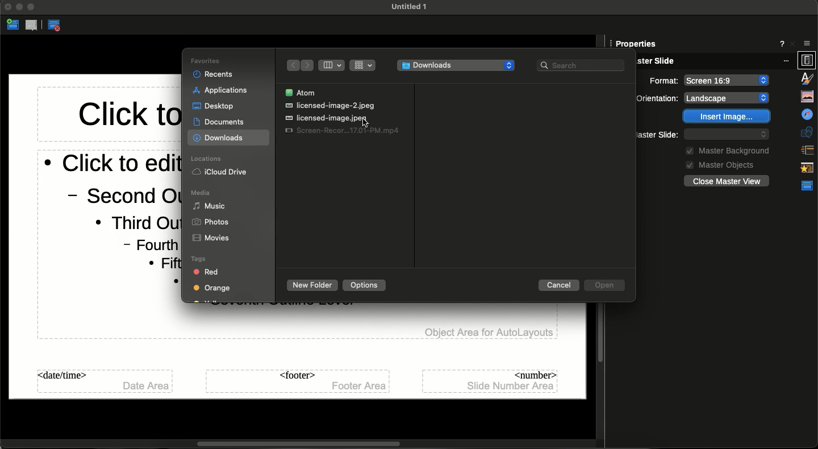 The width and height of the screenshot is (818, 449). Describe the element at coordinates (215, 106) in the screenshot. I see `Desktop` at that location.